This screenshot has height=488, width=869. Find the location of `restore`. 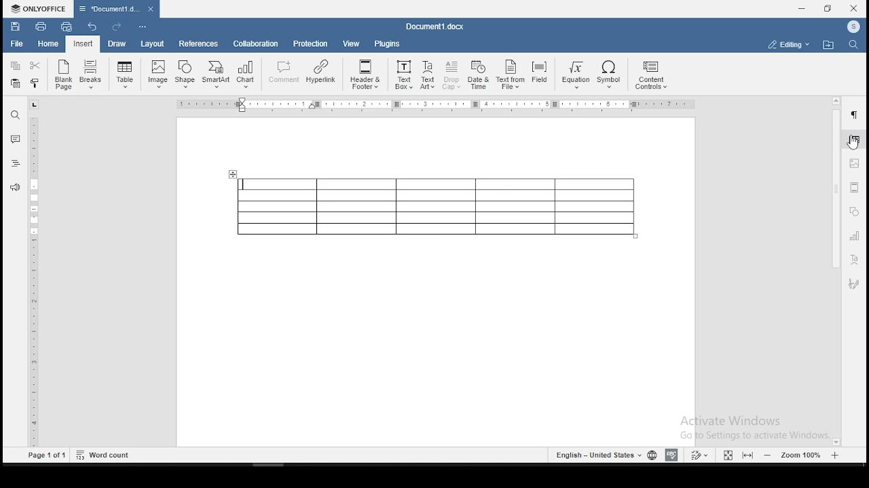

restore is located at coordinates (828, 9).